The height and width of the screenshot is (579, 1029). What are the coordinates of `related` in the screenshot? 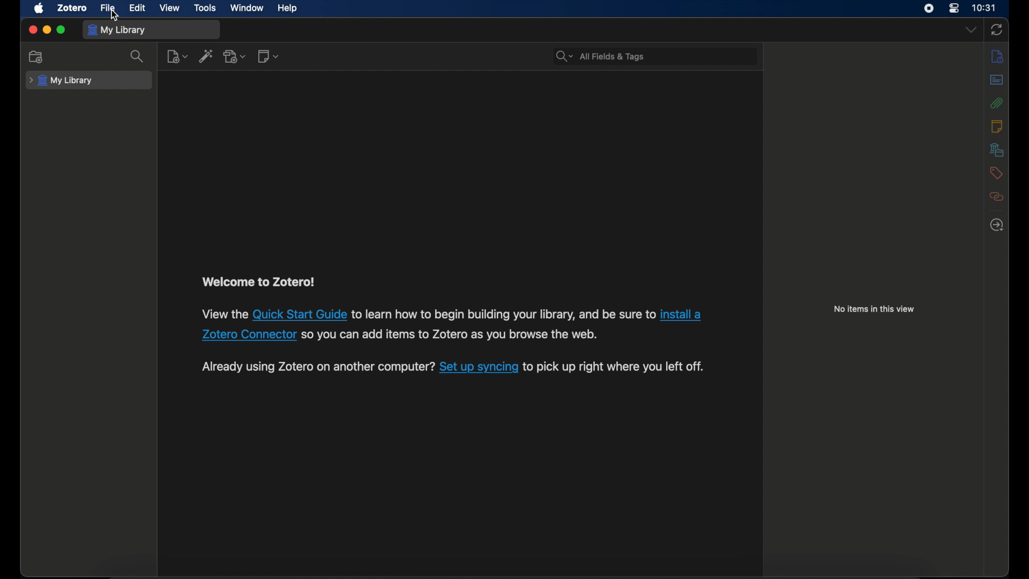 It's located at (997, 197).